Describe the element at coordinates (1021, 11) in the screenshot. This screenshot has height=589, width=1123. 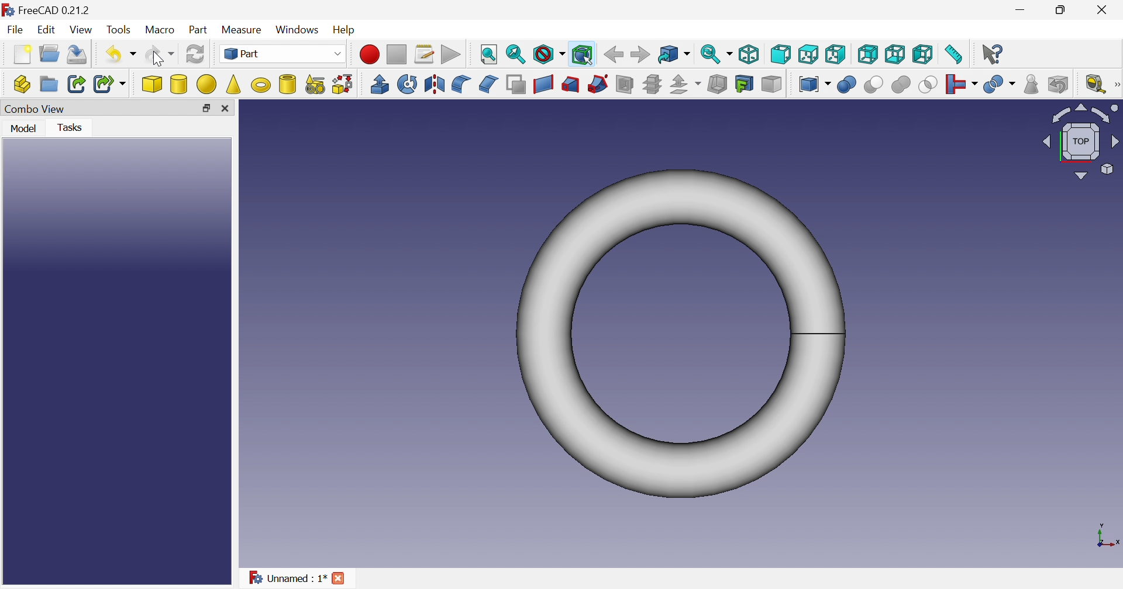
I see `Minimize` at that location.